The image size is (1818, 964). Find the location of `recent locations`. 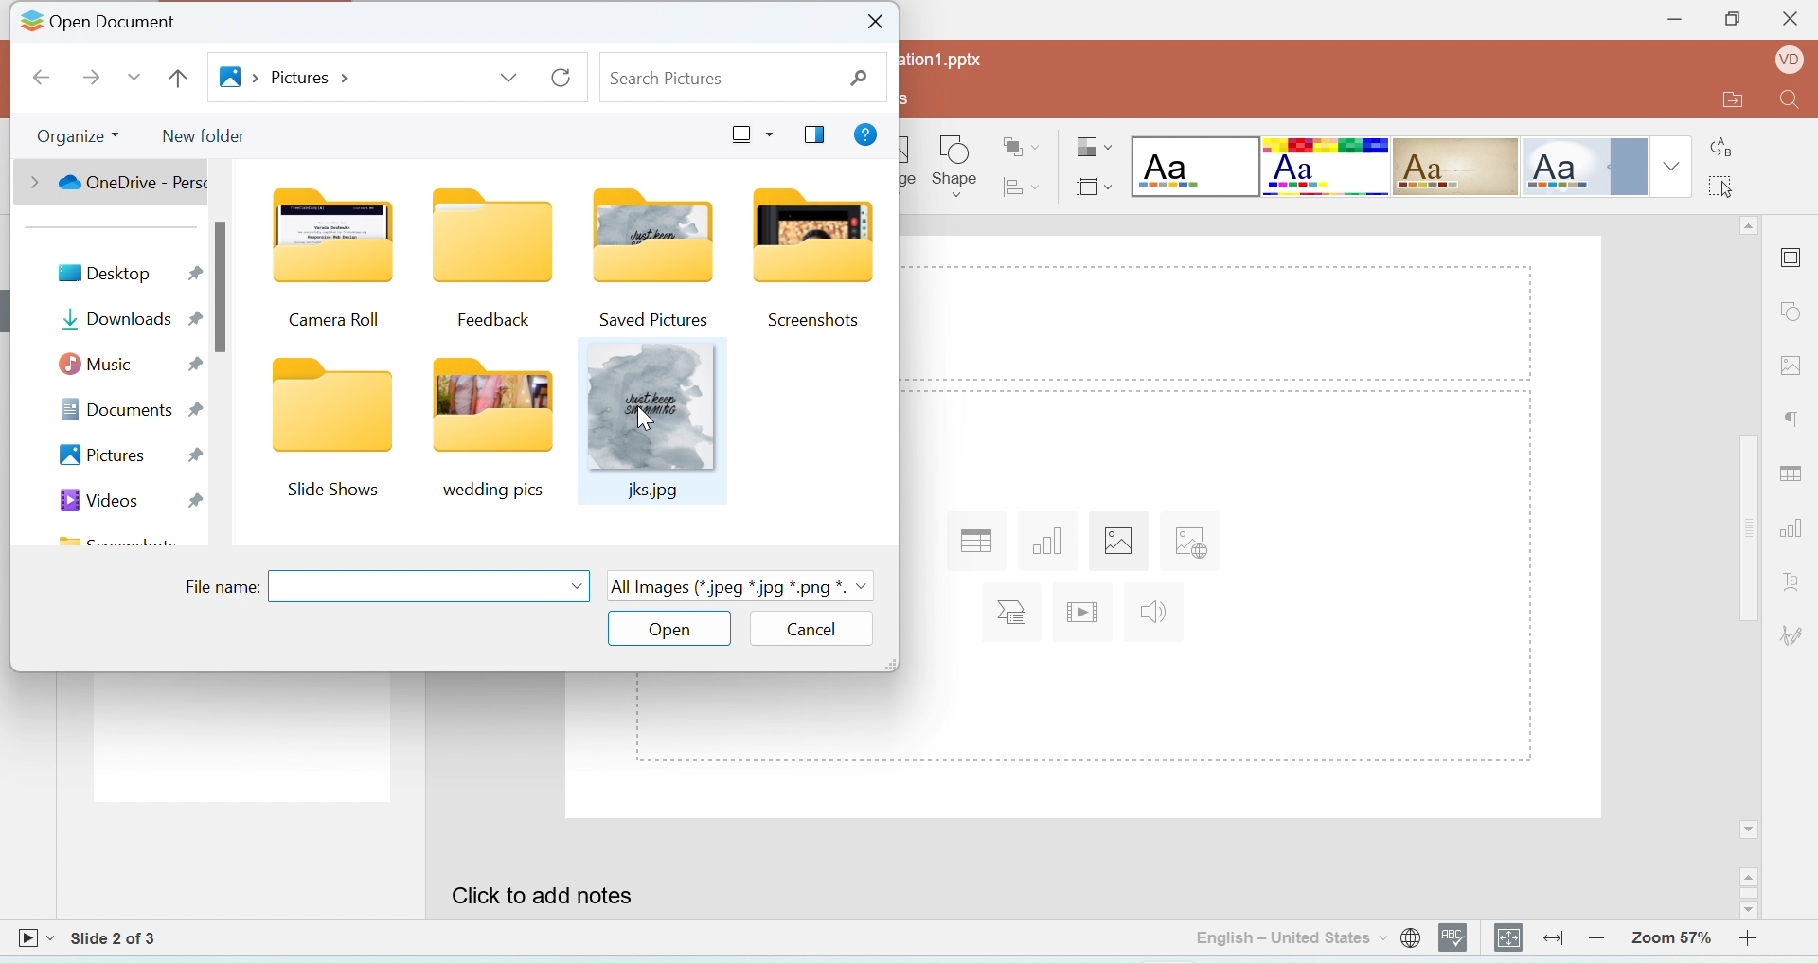

recent locations is located at coordinates (134, 78).